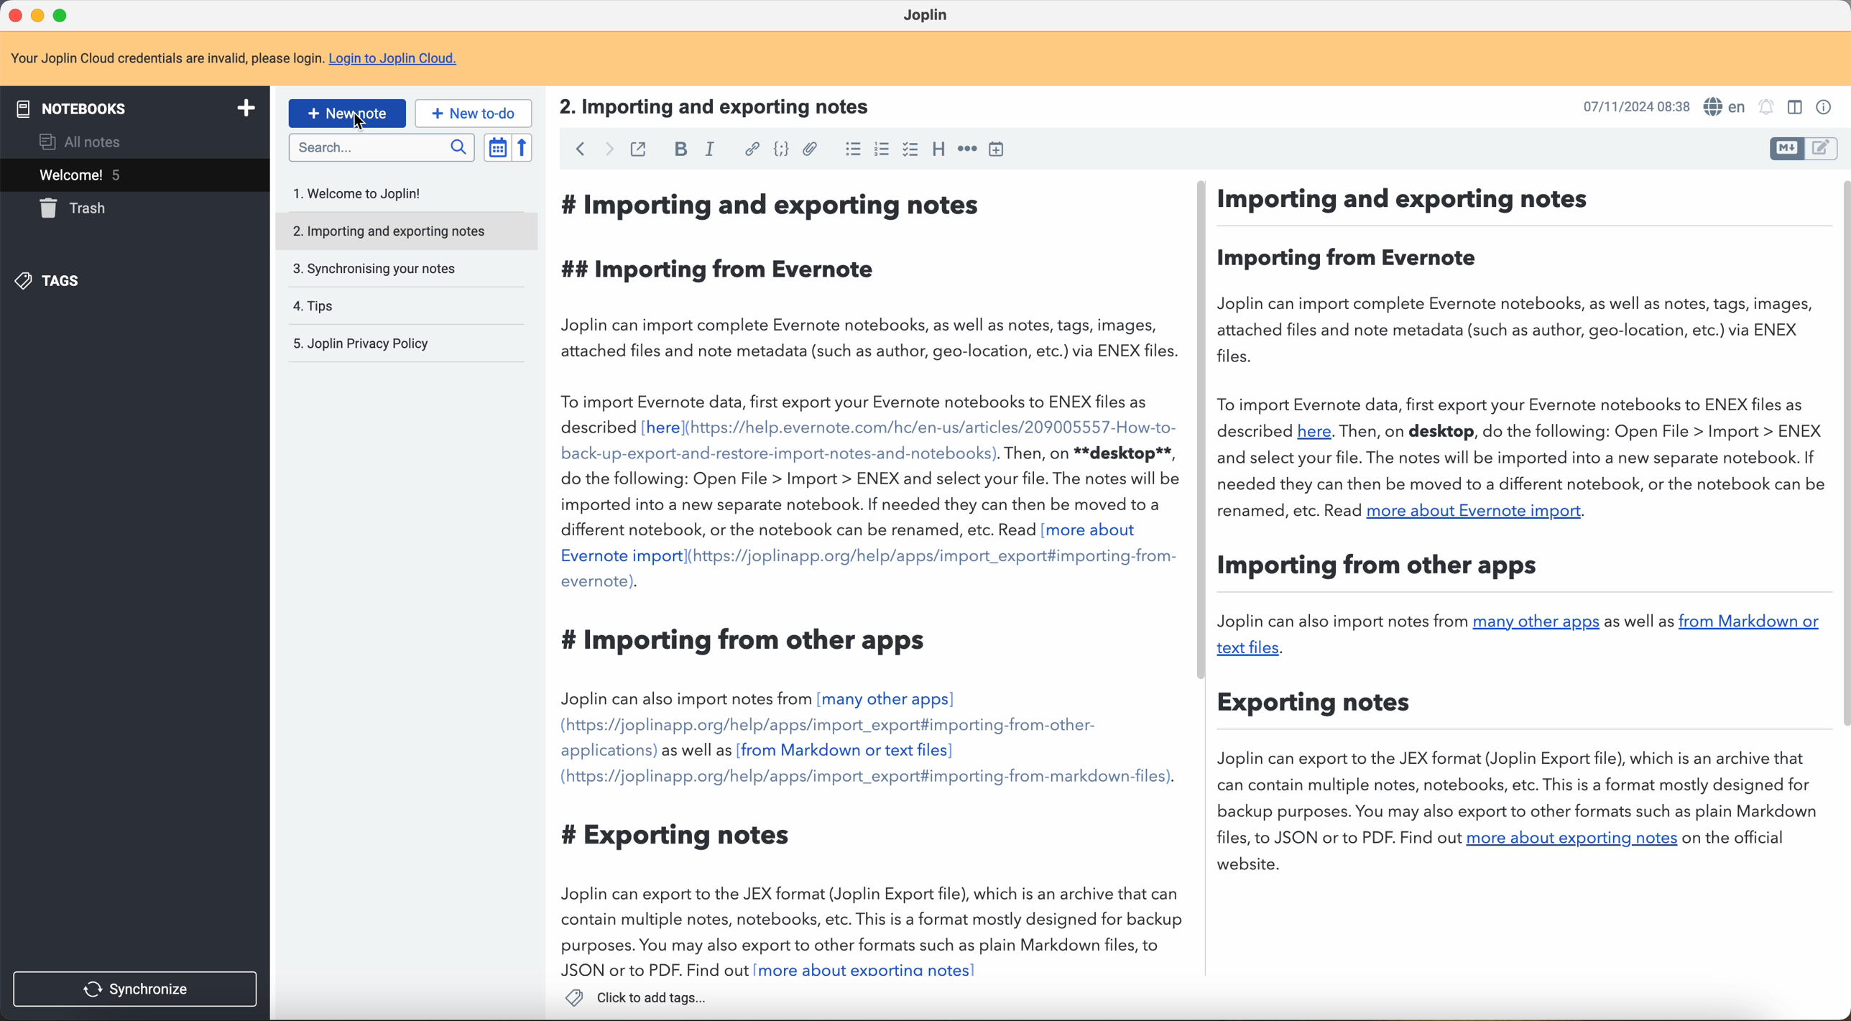 Image resolution: width=1851 pixels, height=1021 pixels. What do you see at coordinates (1822, 149) in the screenshot?
I see `toggle edit layout` at bounding box center [1822, 149].